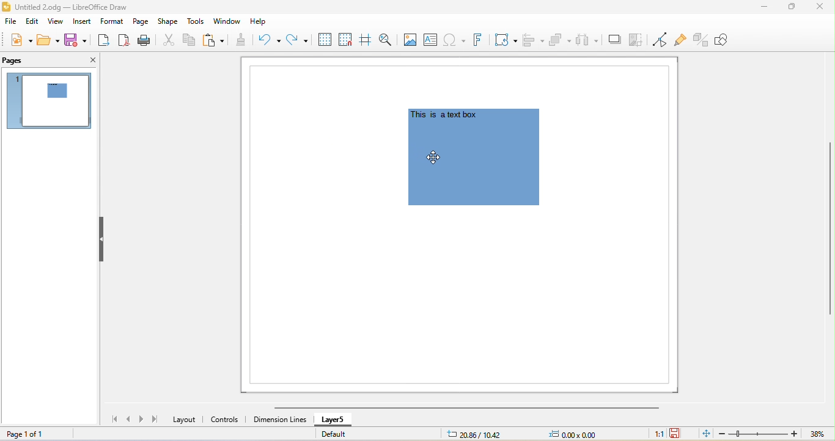 Image resolution: width=835 pixels, height=441 pixels. What do you see at coordinates (700, 41) in the screenshot?
I see `toggle extrusion` at bounding box center [700, 41].